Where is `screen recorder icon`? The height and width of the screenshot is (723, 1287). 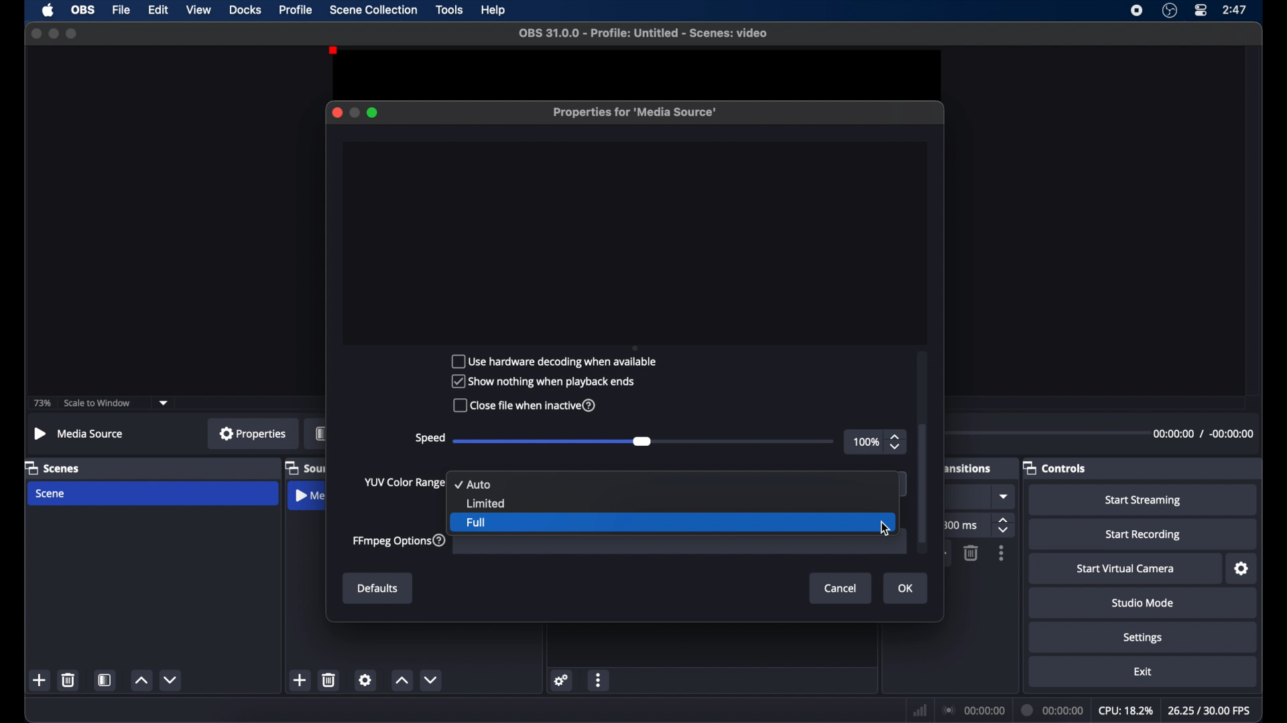
screen recorder icon is located at coordinates (1137, 11).